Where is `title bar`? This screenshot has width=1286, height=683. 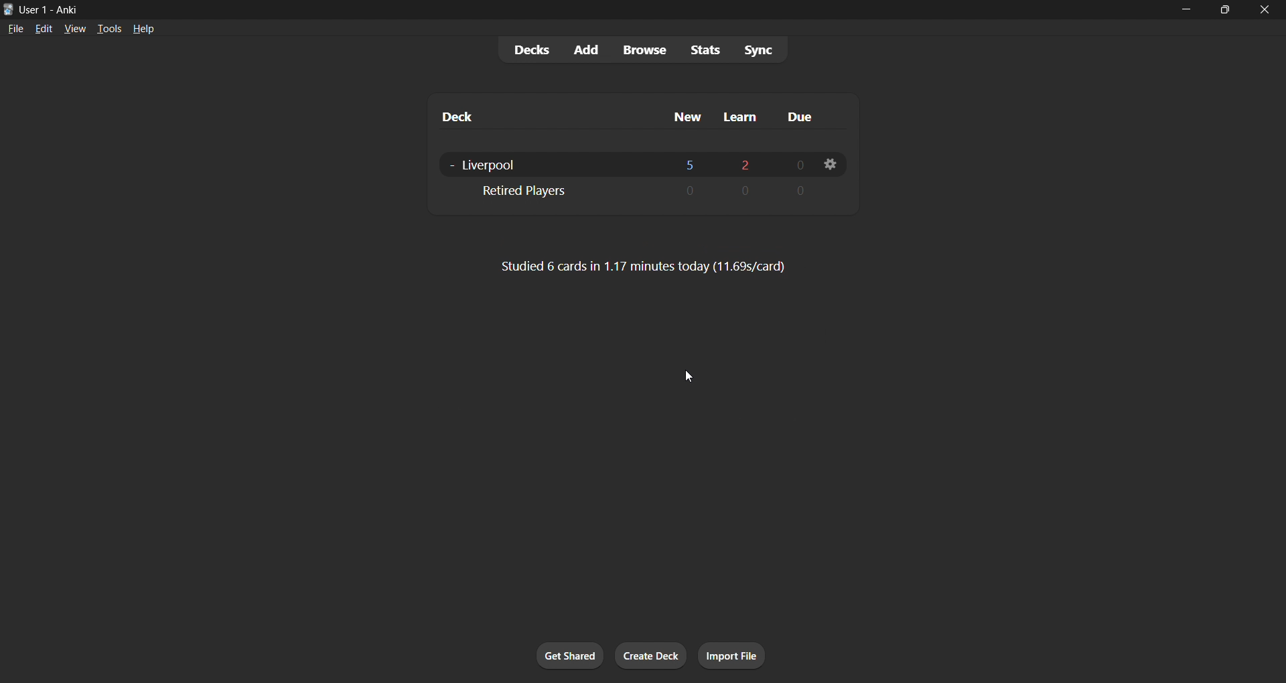
title bar is located at coordinates (568, 10).